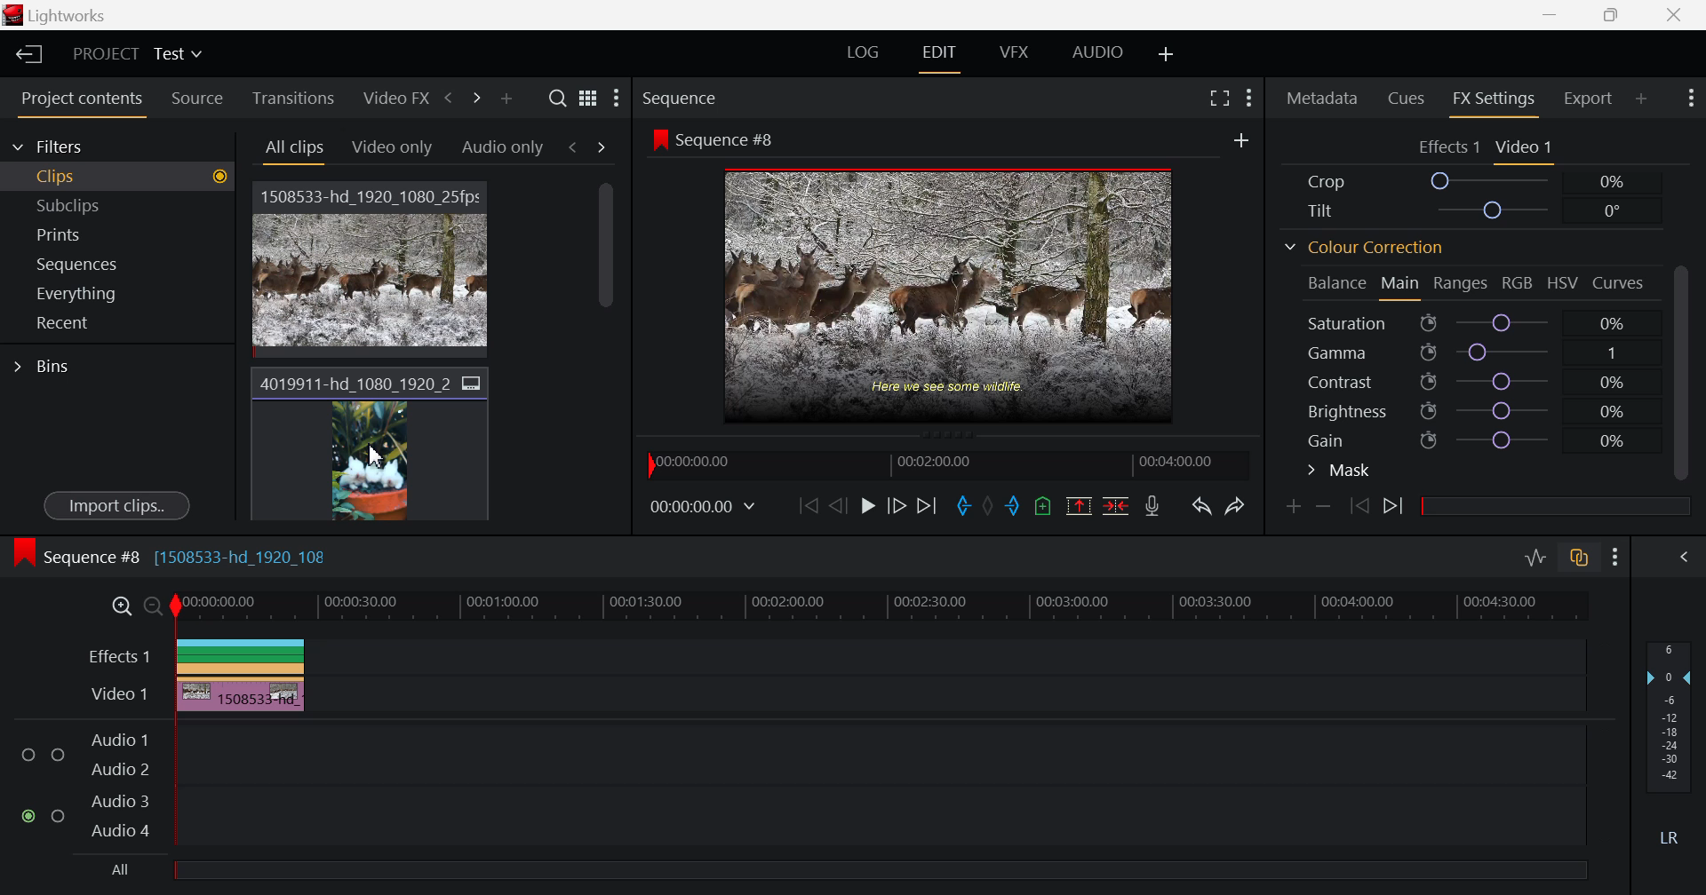 This screenshot has width=1706, height=895. Describe the element at coordinates (825, 654) in the screenshot. I see `Effects Layer` at that location.